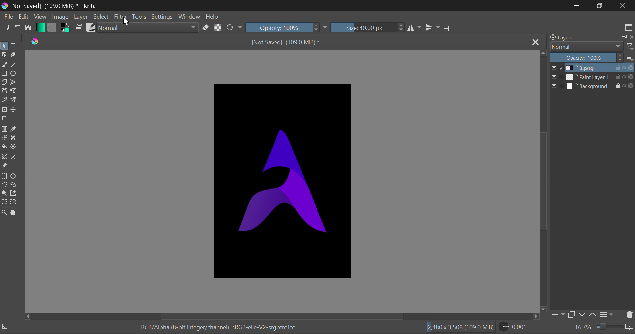  What do you see at coordinates (5, 213) in the screenshot?
I see `Zoom` at bounding box center [5, 213].